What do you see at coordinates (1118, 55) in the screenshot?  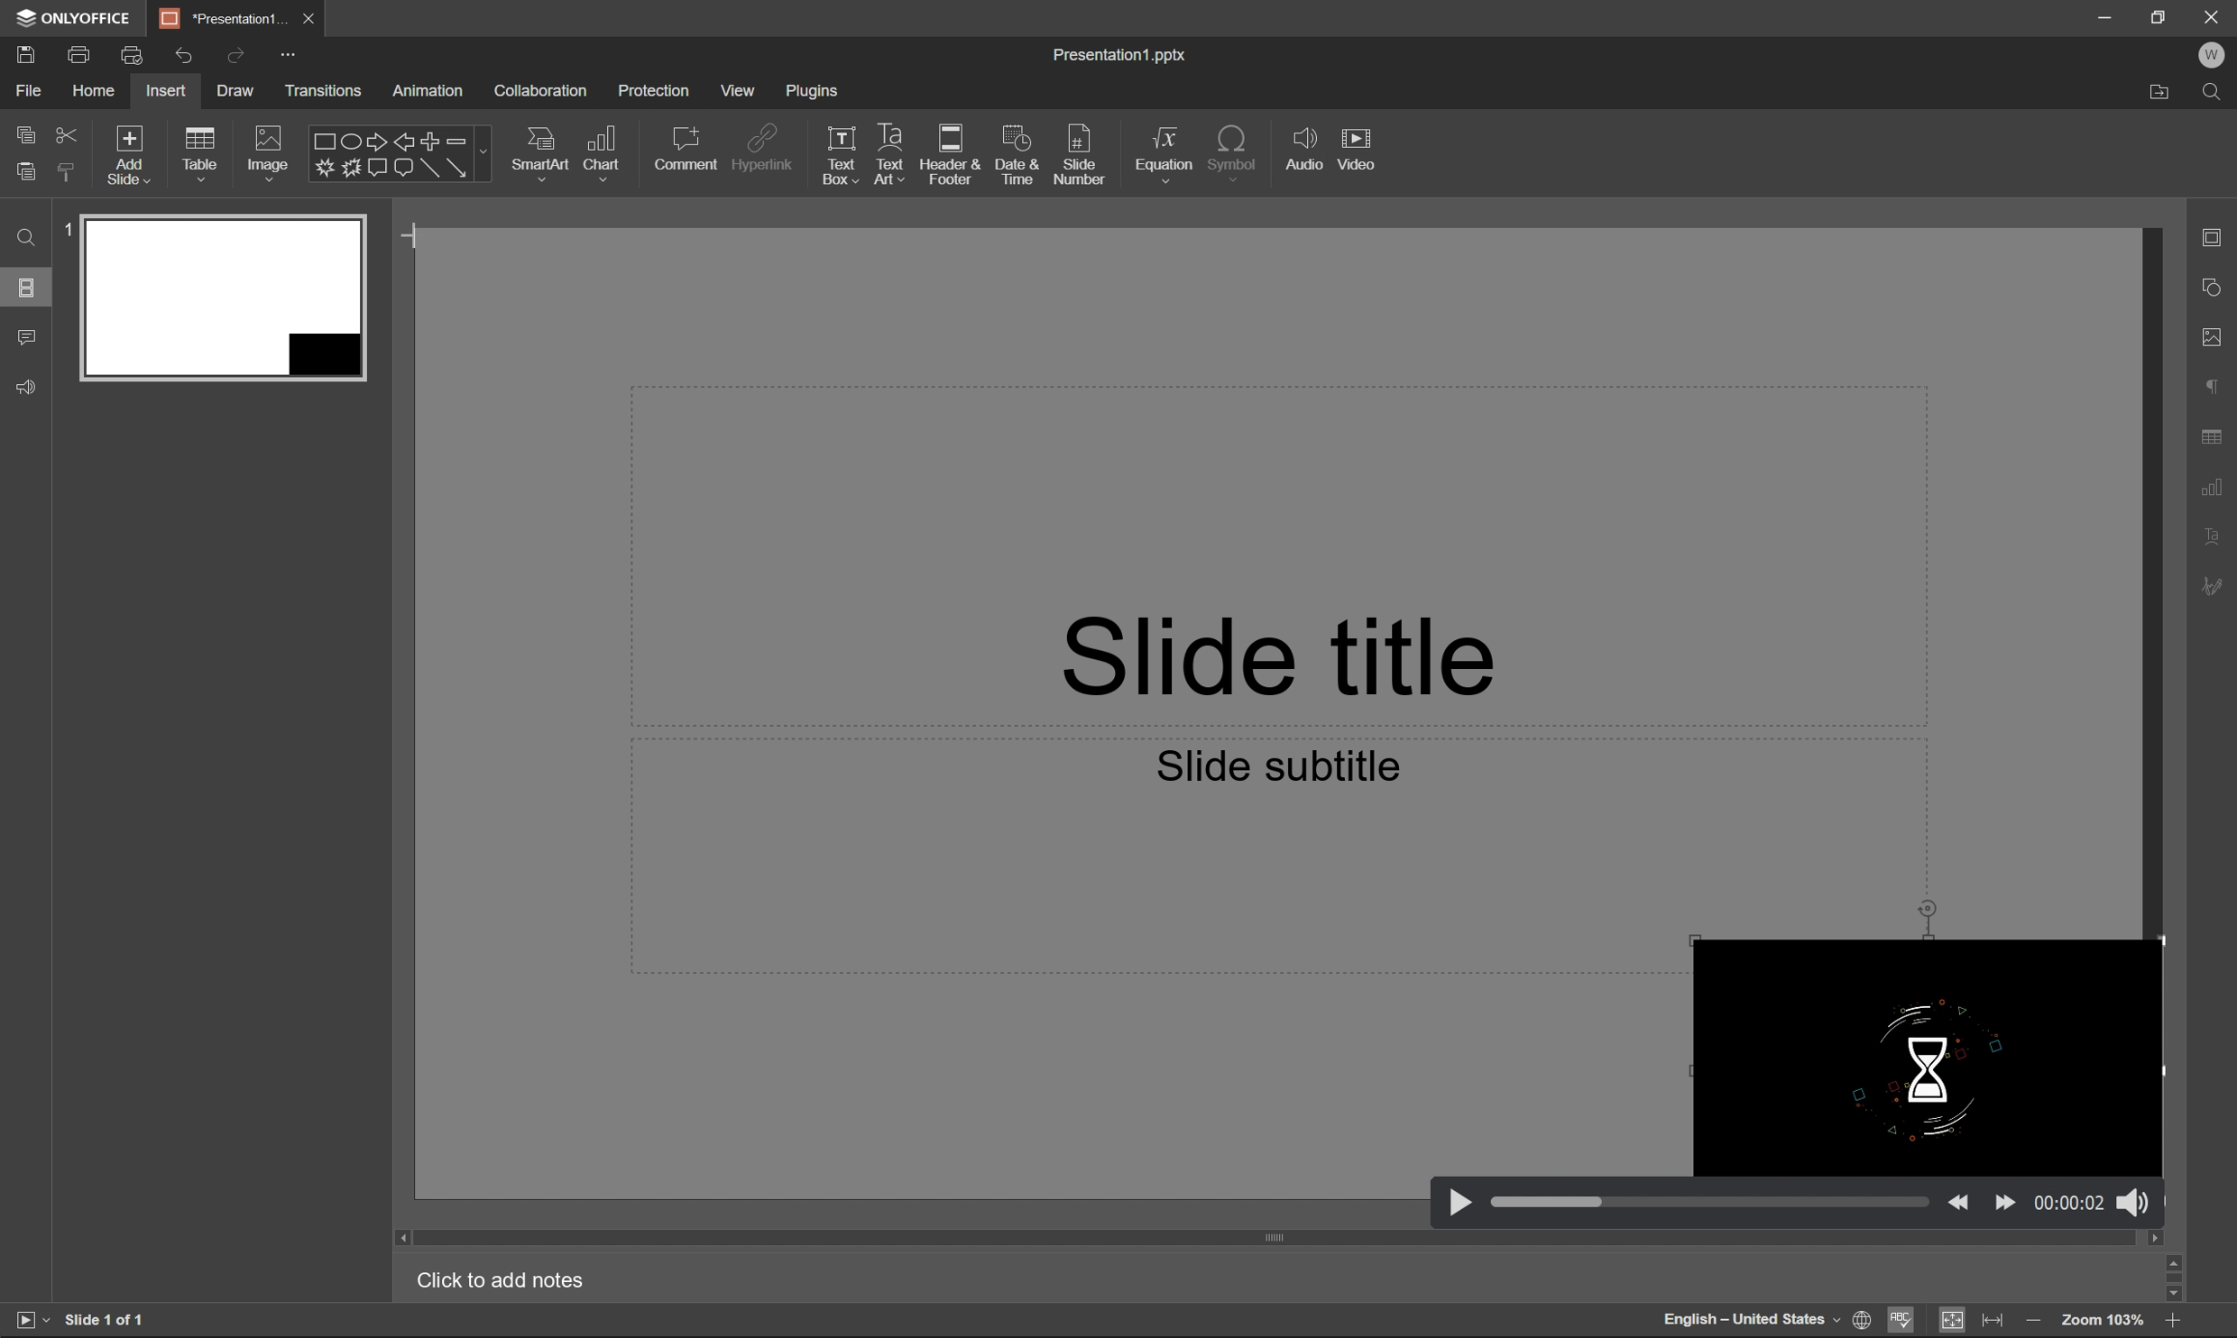 I see `presentation1.pptx` at bounding box center [1118, 55].